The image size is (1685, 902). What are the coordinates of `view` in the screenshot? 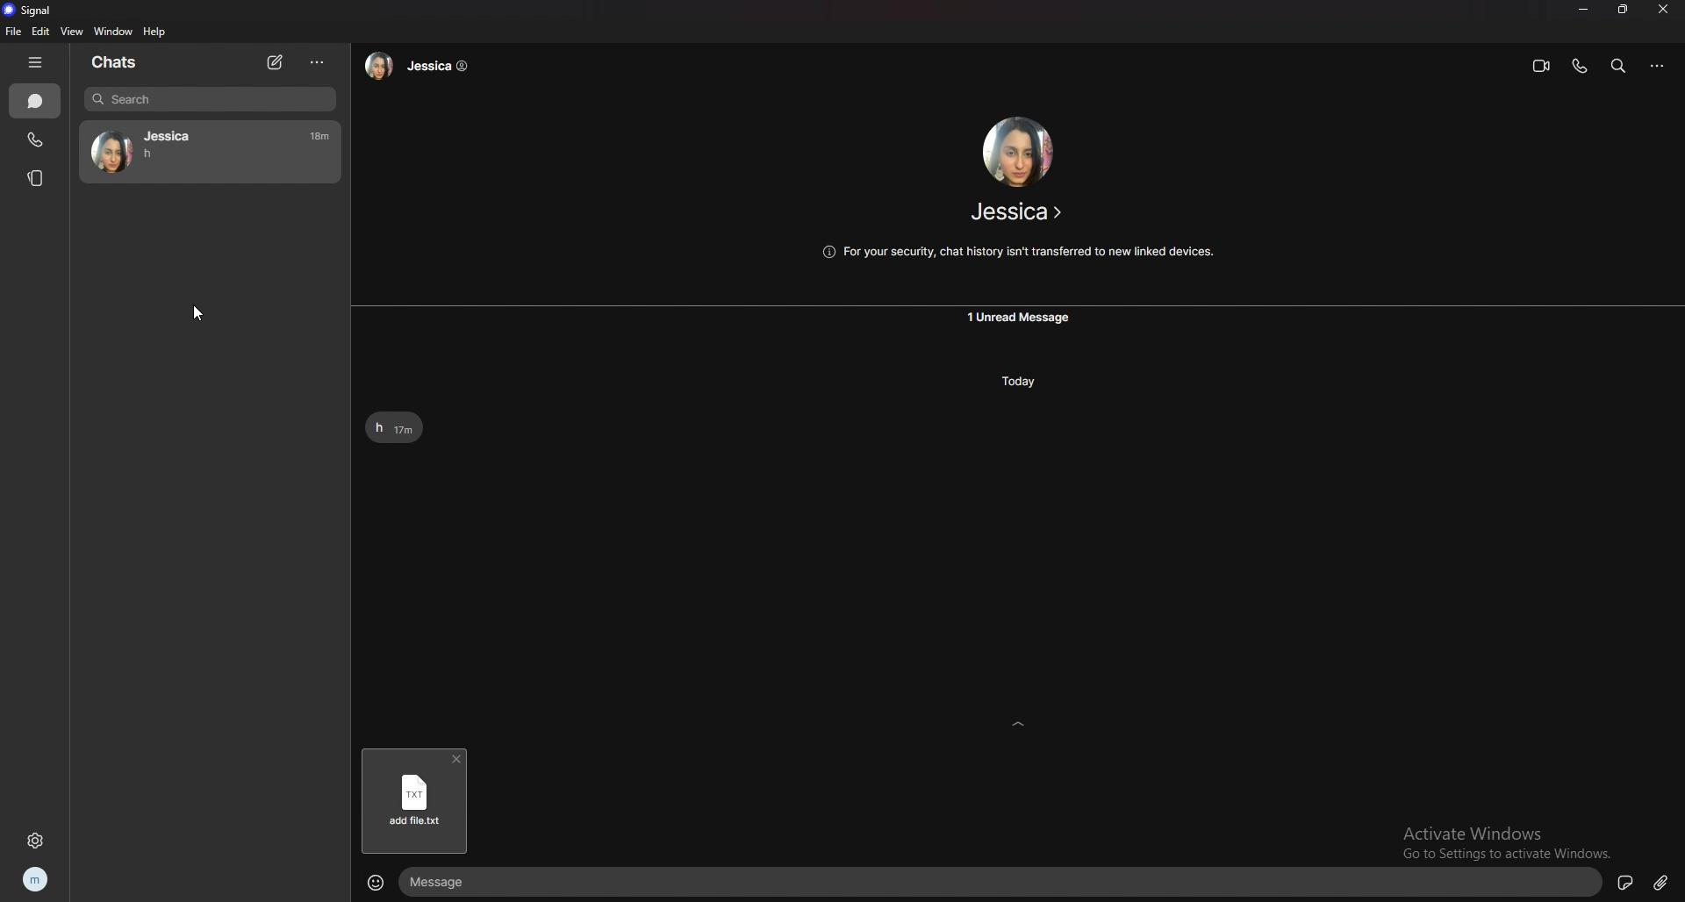 It's located at (70, 31).